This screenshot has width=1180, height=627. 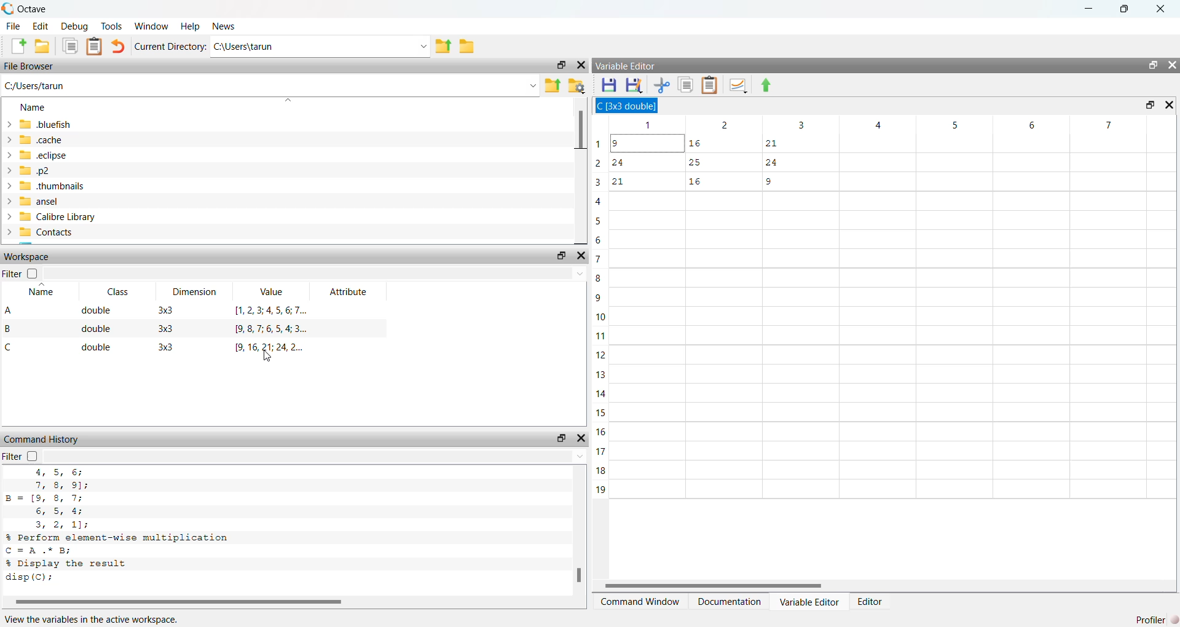 What do you see at coordinates (63, 486) in the screenshot?
I see `7, 8, 9]:` at bounding box center [63, 486].